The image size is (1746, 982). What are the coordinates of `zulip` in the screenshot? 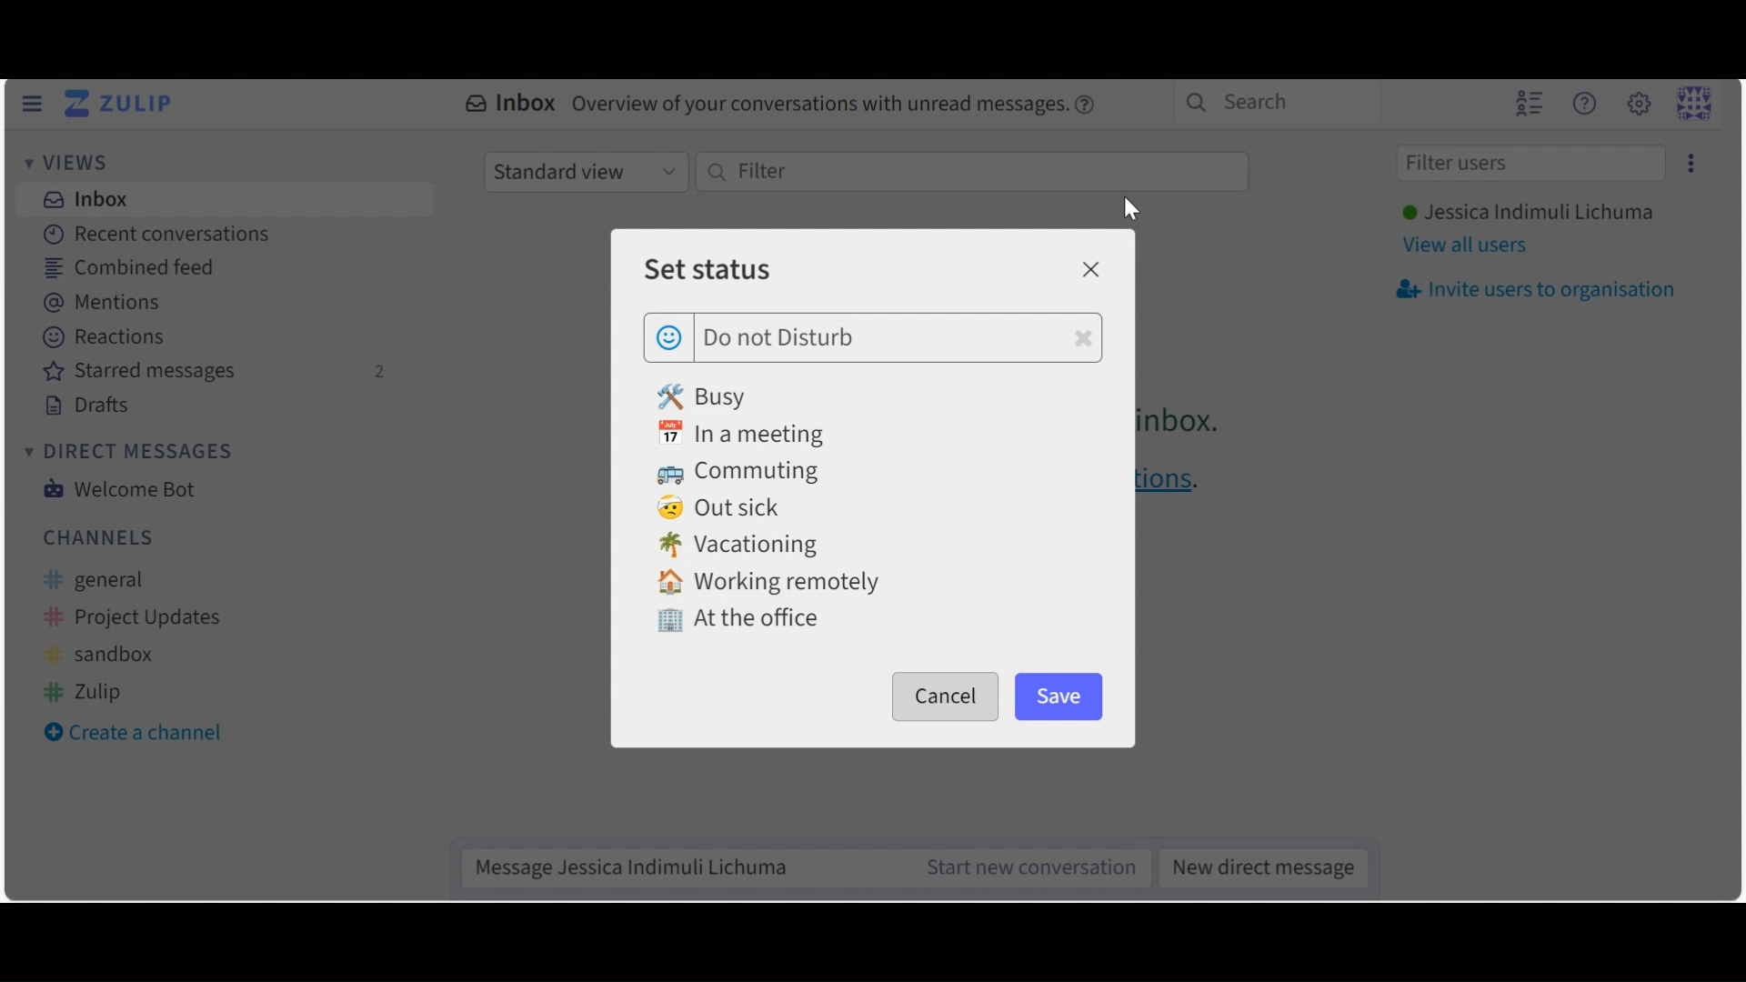 It's located at (85, 690).